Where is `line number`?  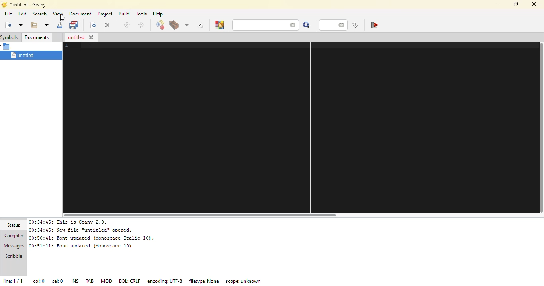 line number is located at coordinates (329, 25).